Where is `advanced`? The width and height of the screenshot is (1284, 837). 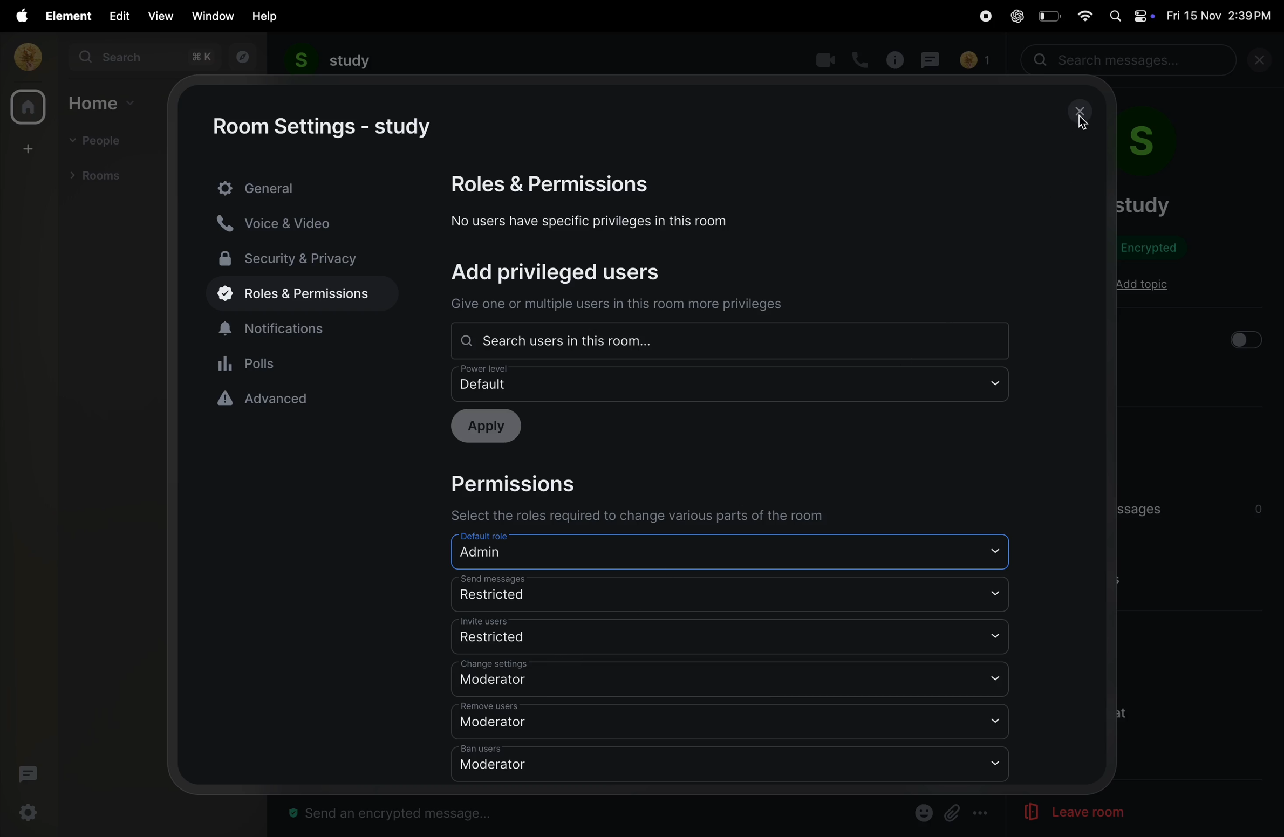
advanced is located at coordinates (302, 399).